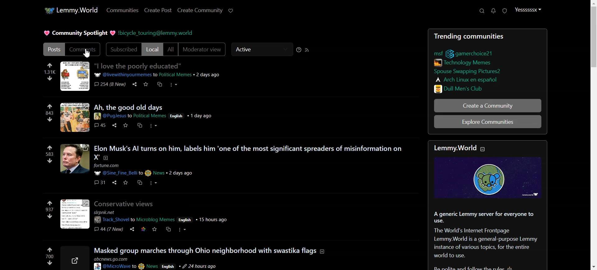  Describe the element at coordinates (528, 10) in the screenshot. I see `Profile` at that location.